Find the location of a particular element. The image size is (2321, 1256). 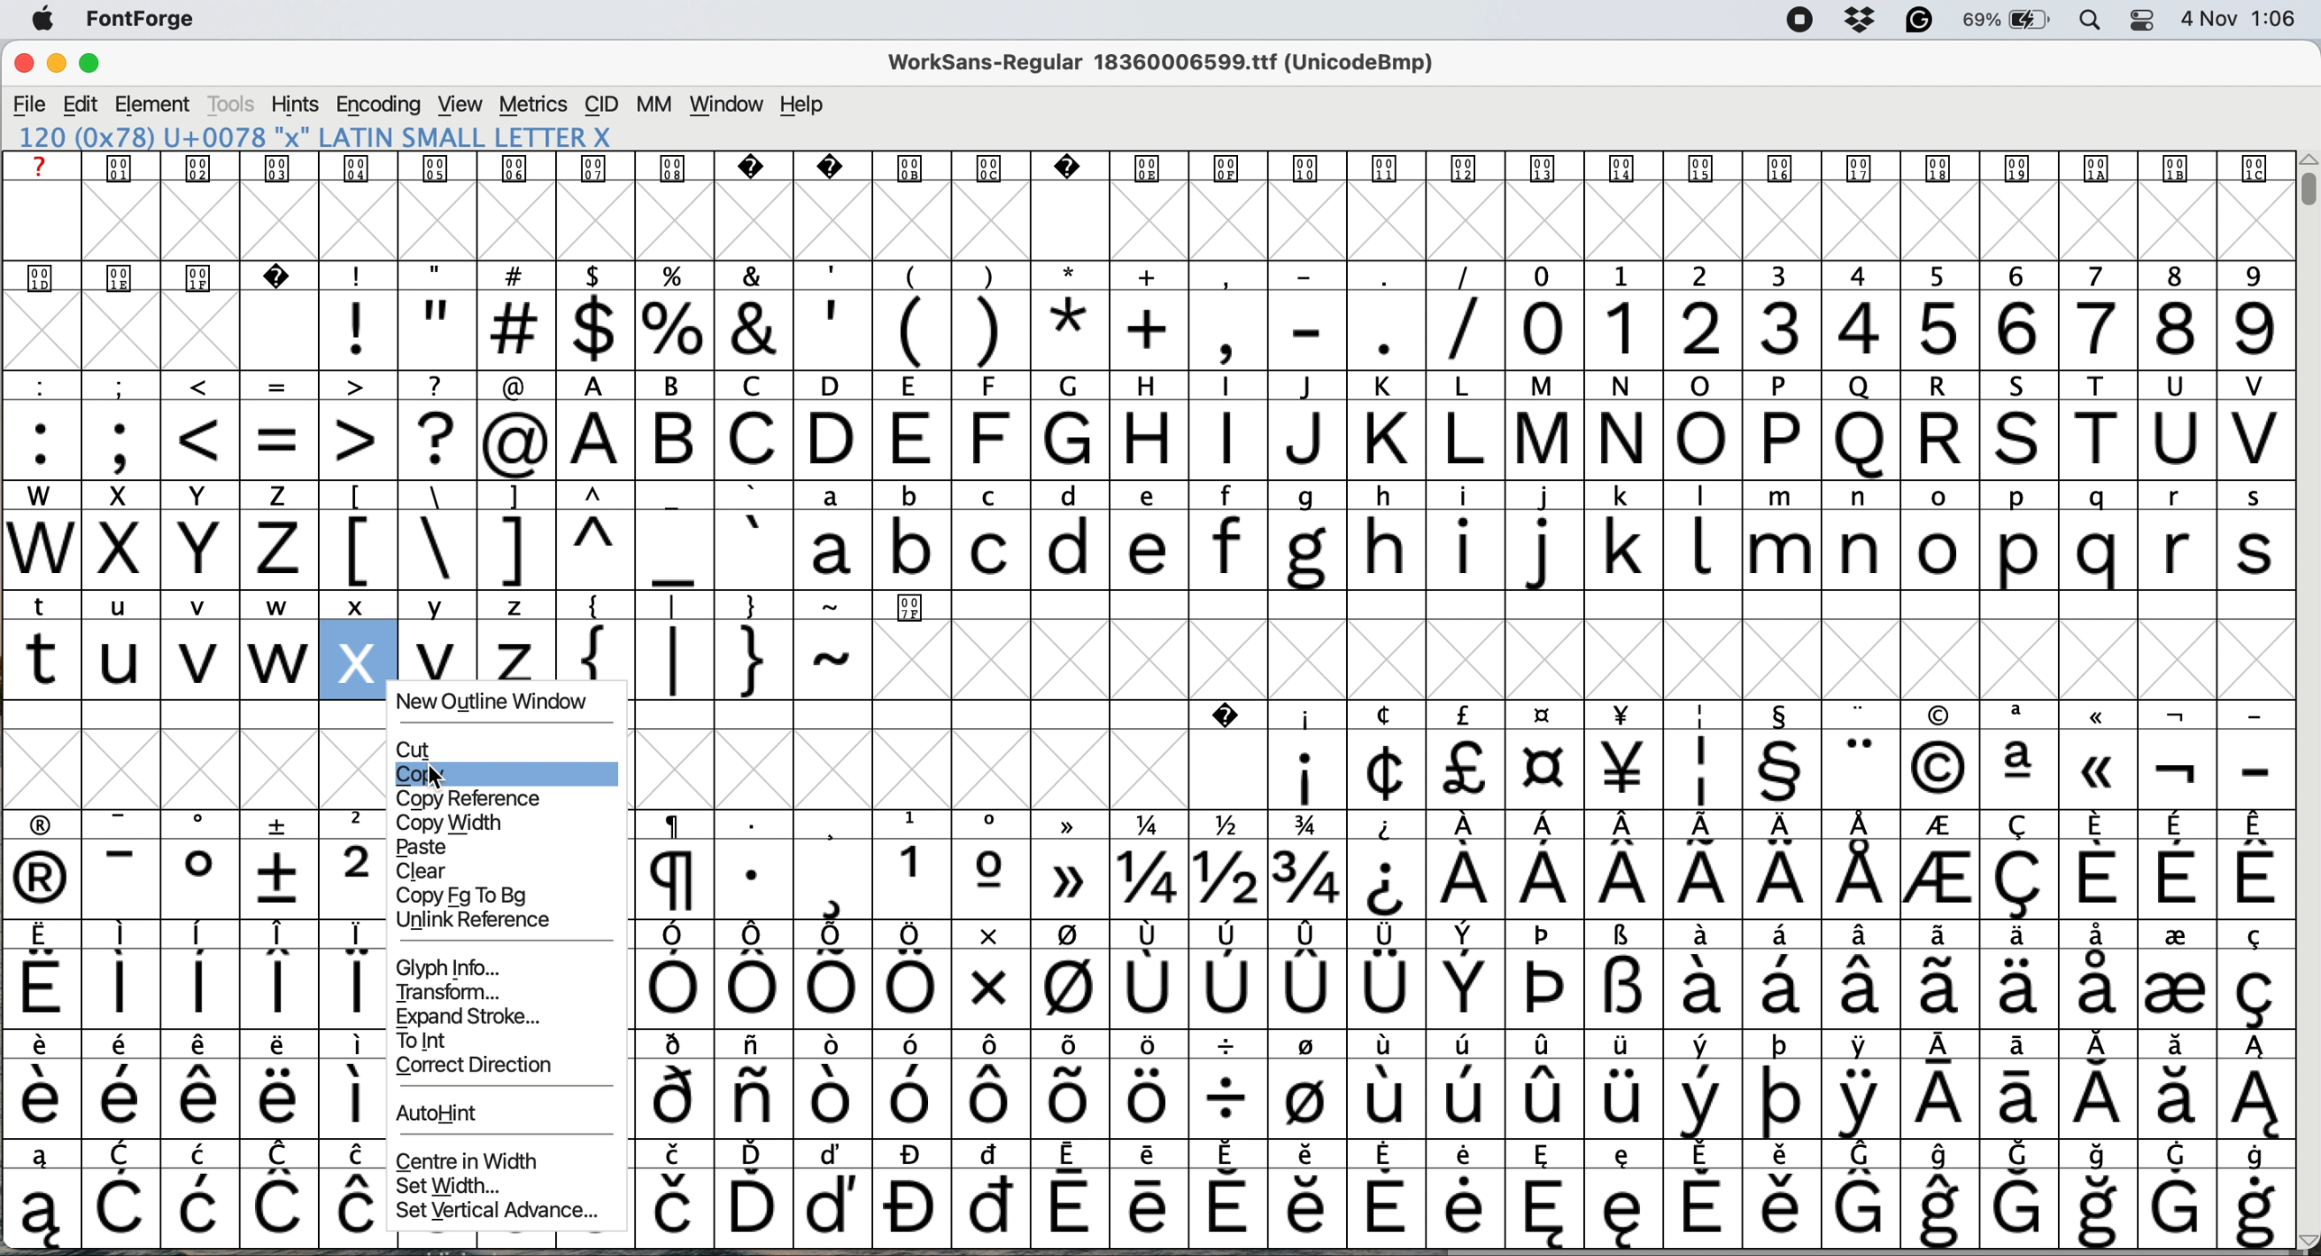

glyph grid is located at coordinates (1580, 660).